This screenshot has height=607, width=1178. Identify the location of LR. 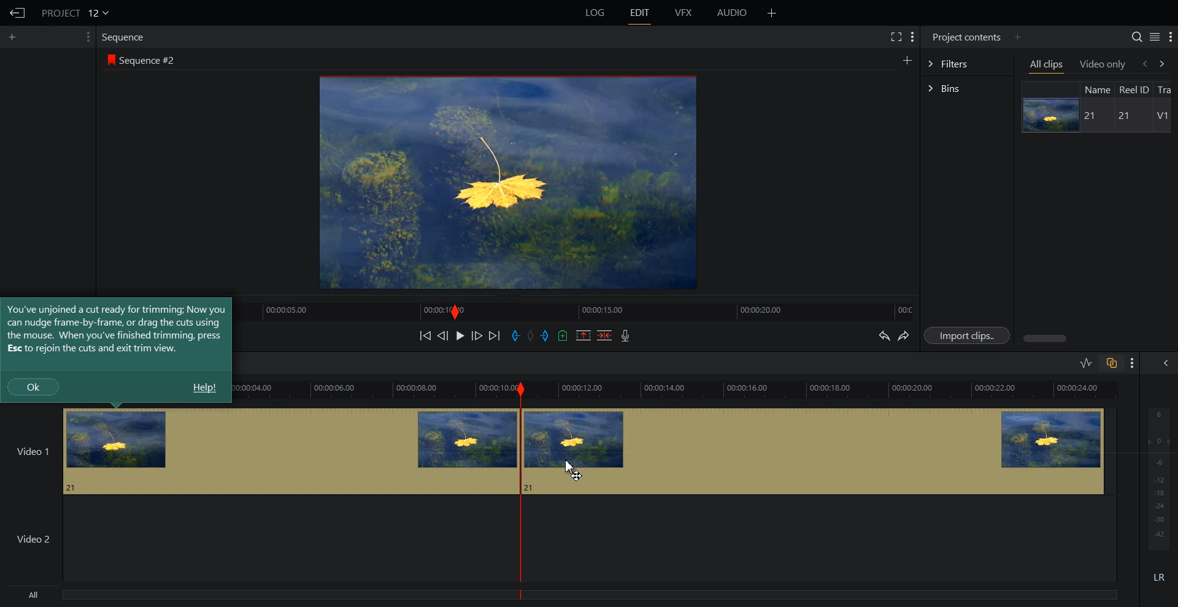
(1157, 576).